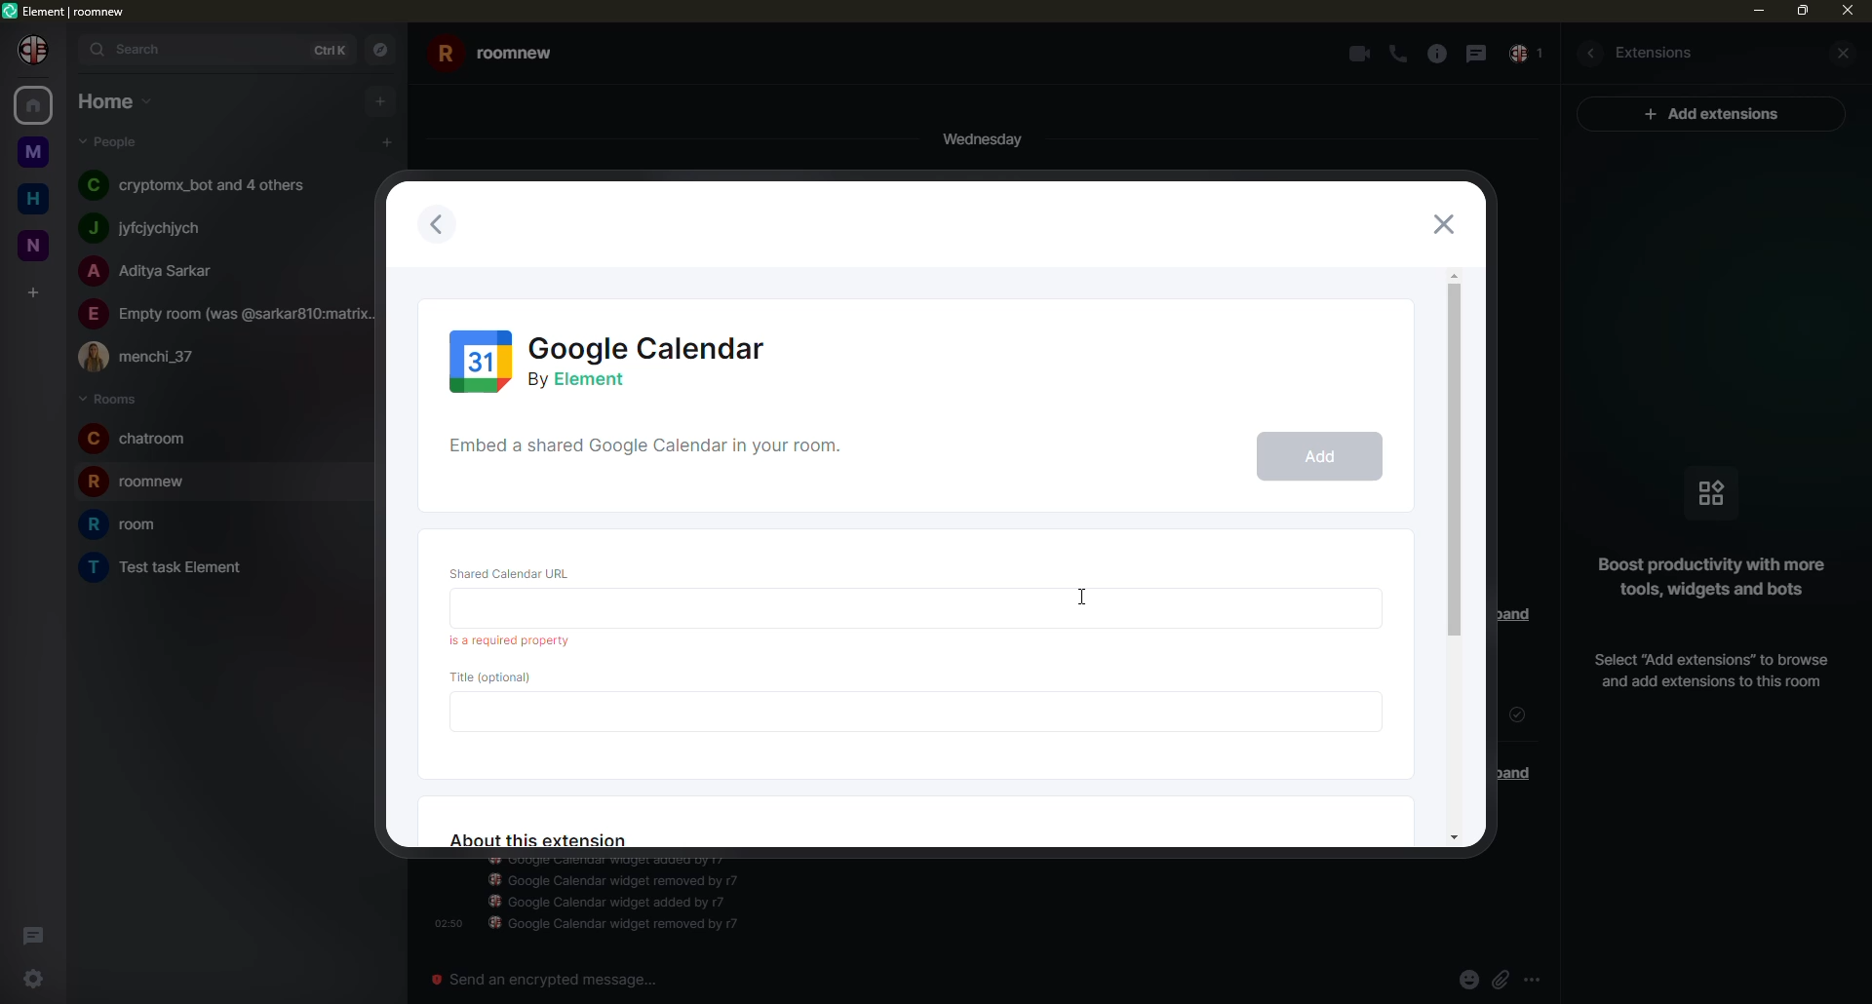 This screenshot has height=1004, width=1872. What do you see at coordinates (384, 139) in the screenshot?
I see `add` at bounding box center [384, 139].